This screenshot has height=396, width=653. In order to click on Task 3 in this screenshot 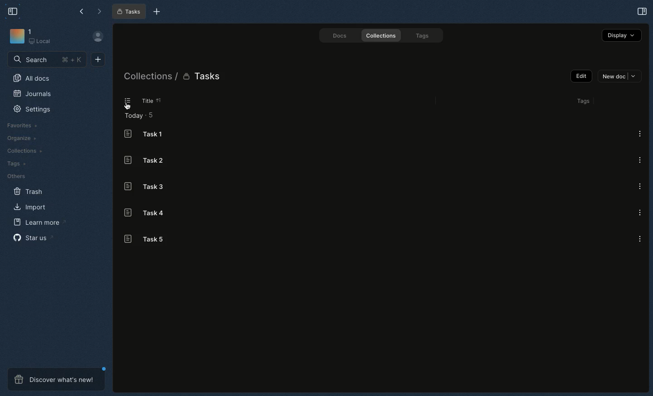, I will do `click(146, 186)`.